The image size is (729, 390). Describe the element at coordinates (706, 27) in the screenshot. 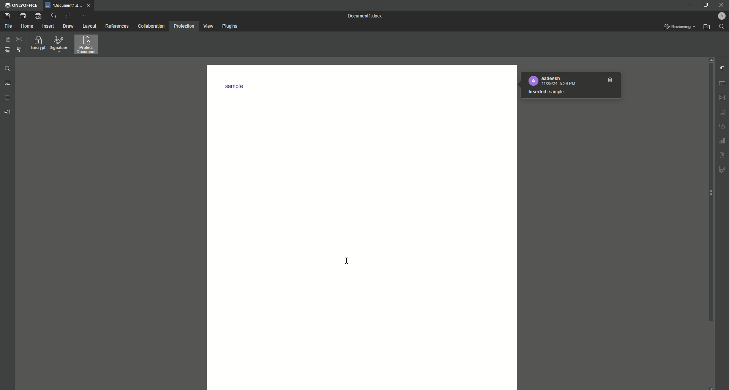

I see `Open From File` at that location.